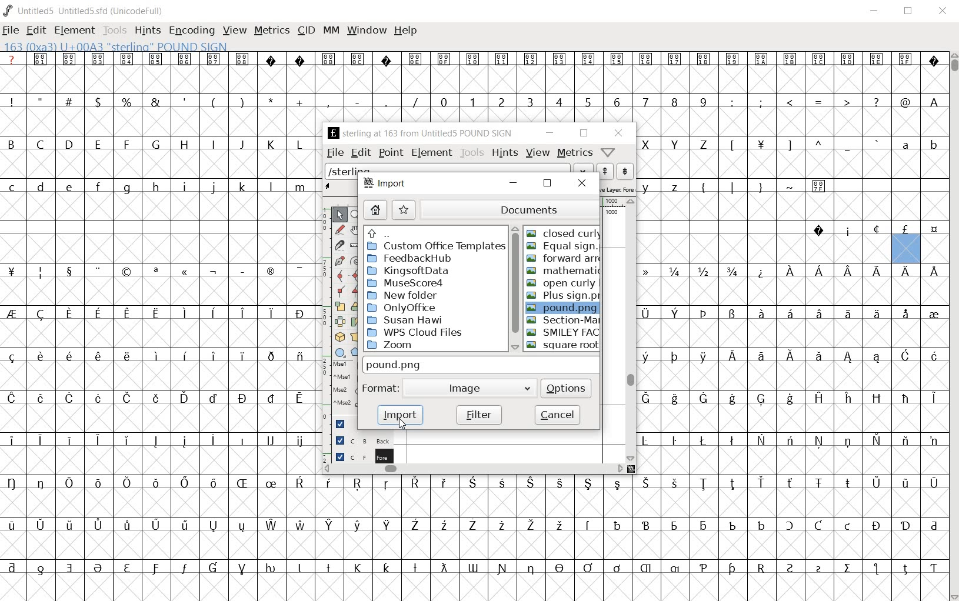 Image resolution: width=959 pixels, height=601 pixels. Describe the element at coordinates (933, 440) in the screenshot. I see `Symbol` at that location.